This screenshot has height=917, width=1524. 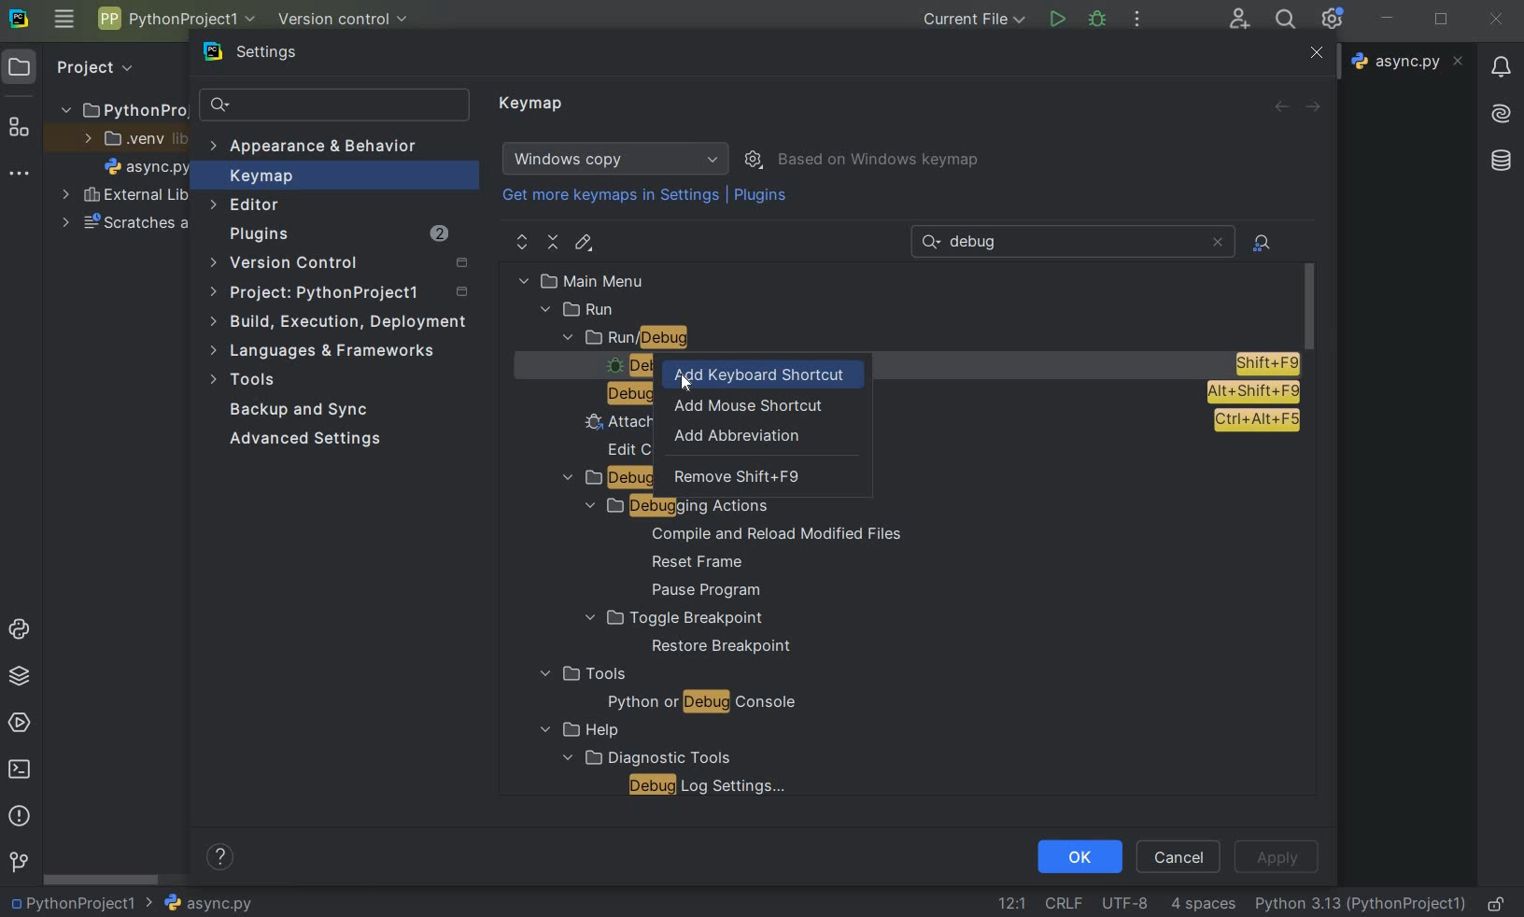 I want to click on remove, so click(x=740, y=481).